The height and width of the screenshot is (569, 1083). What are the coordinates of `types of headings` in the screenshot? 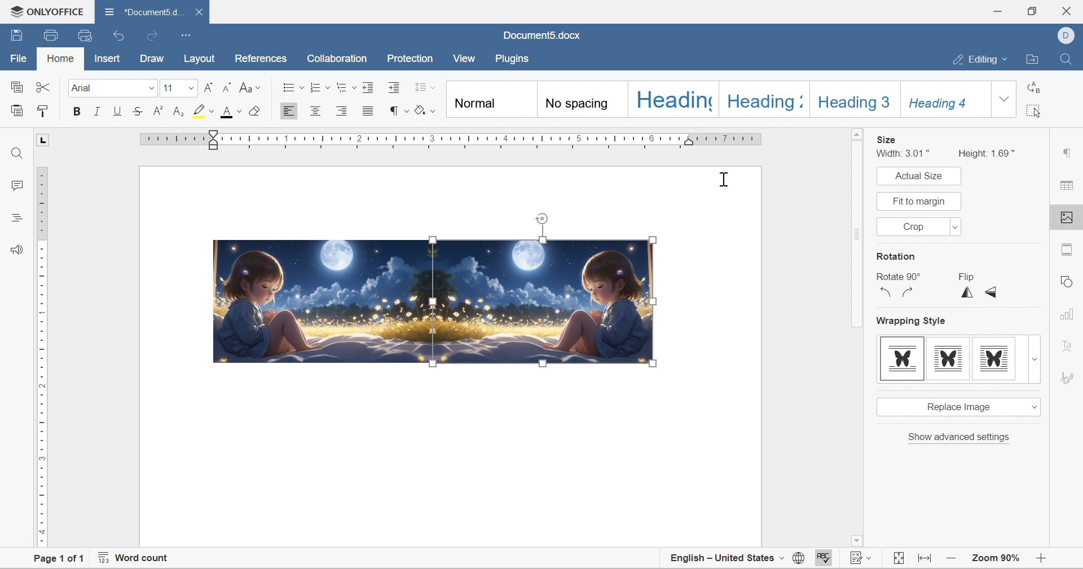 It's located at (716, 99).